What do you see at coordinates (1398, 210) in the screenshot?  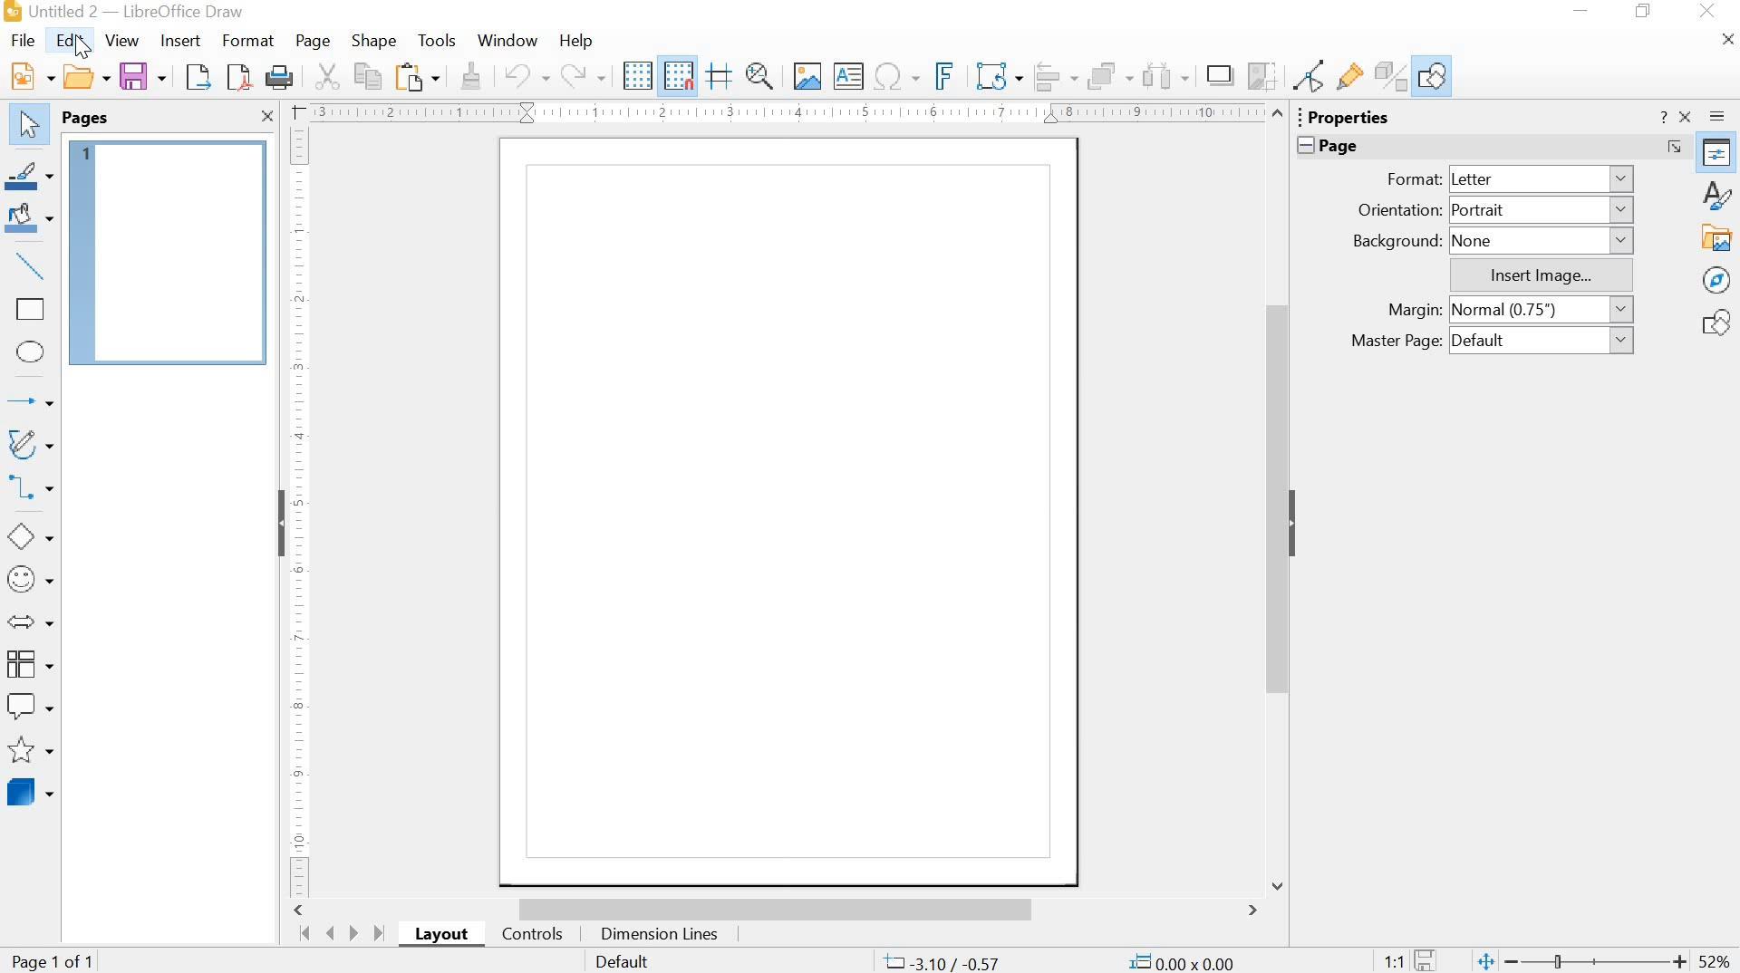 I see `Orientation` at bounding box center [1398, 210].